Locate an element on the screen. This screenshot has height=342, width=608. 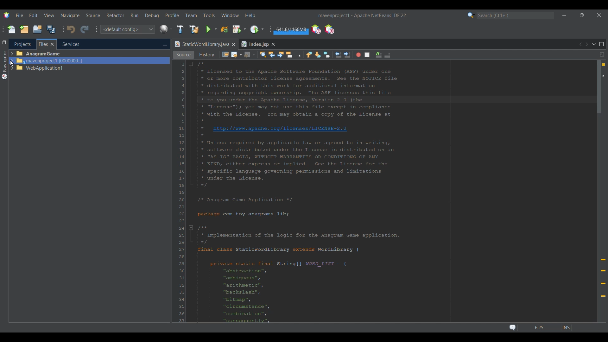
Back options is located at coordinates (237, 55).